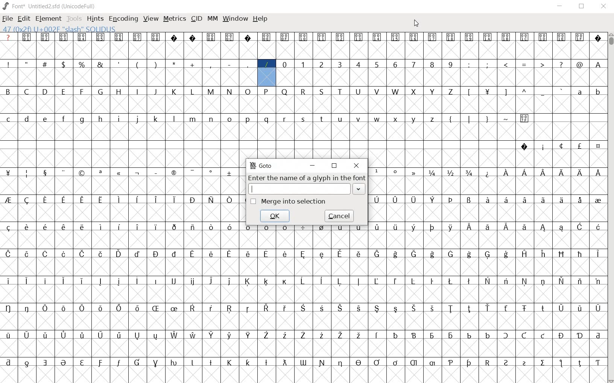 Image resolution: width=614 pixels, height=383 pixels. I want to click on glyph, so click(376, 37).